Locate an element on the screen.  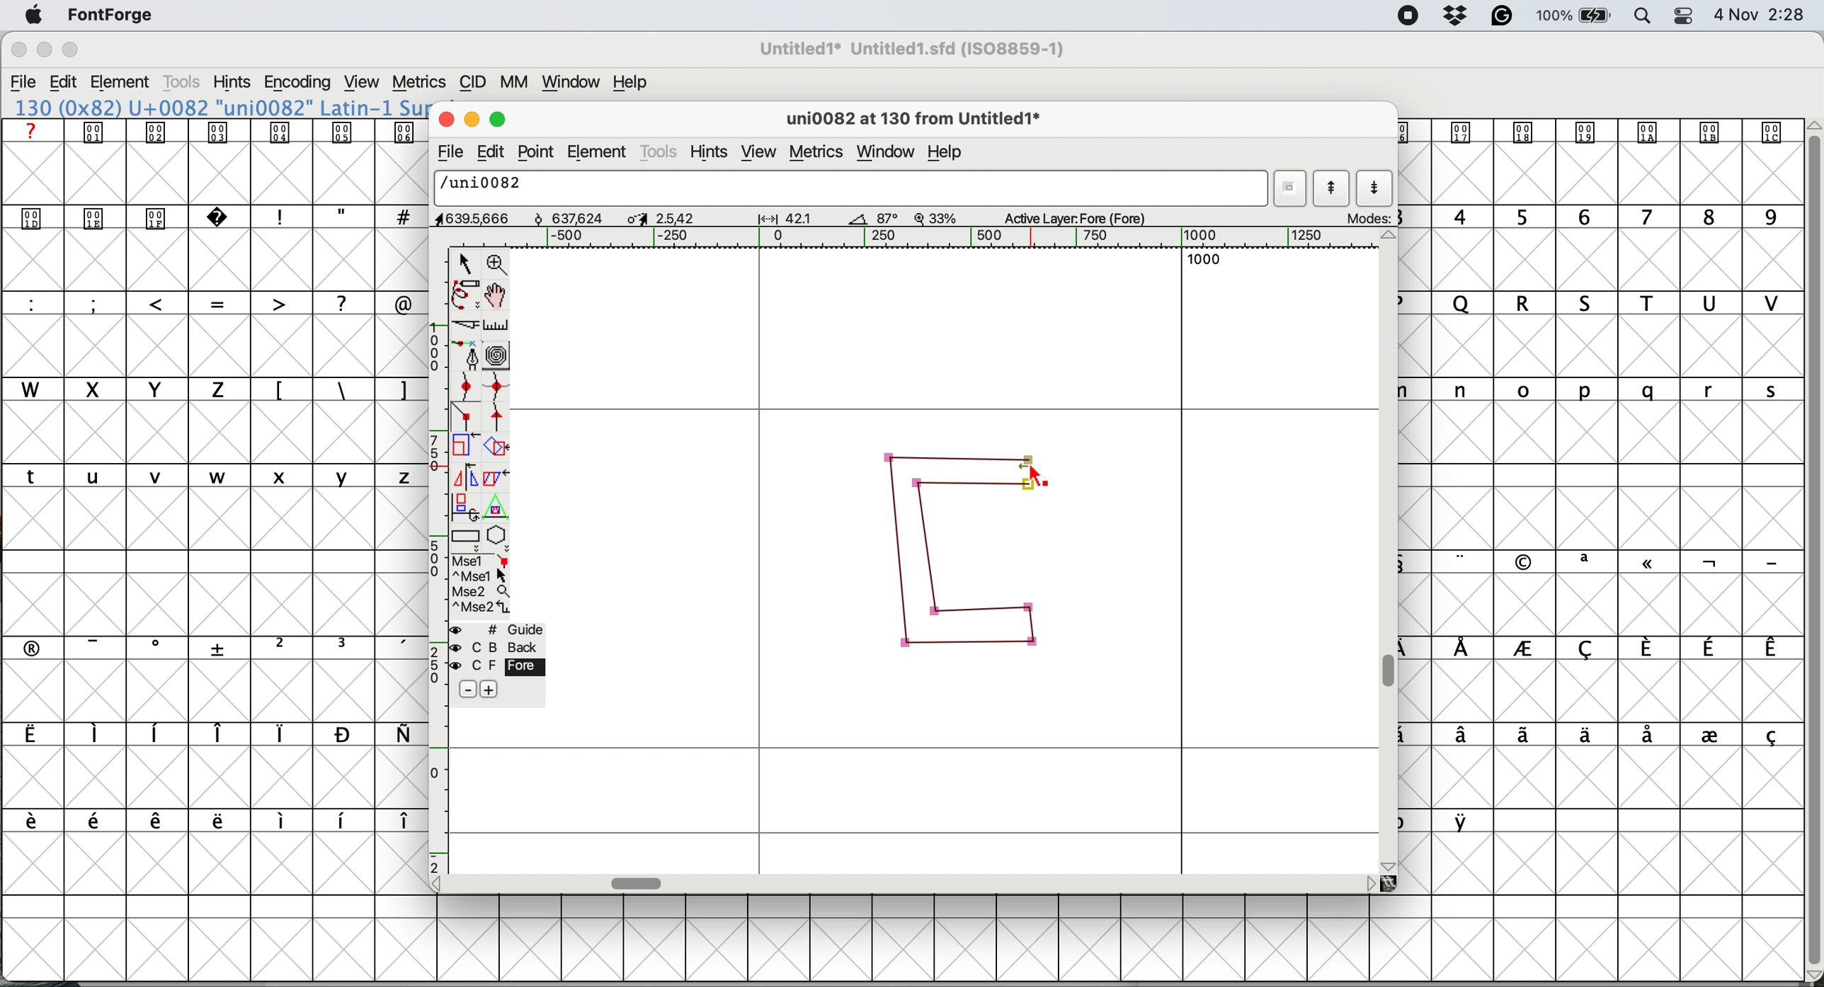
add a curve point is located at coordinates (466, 385).